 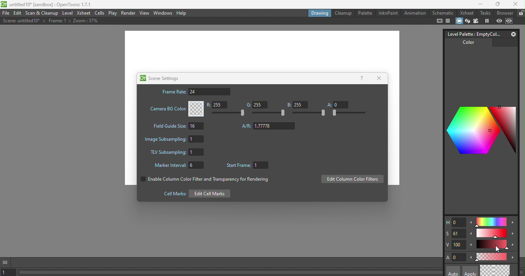 What do you see at coordinates (514, 258) in the screenshot?
I see `Increase` at bounding box center [514, 258].